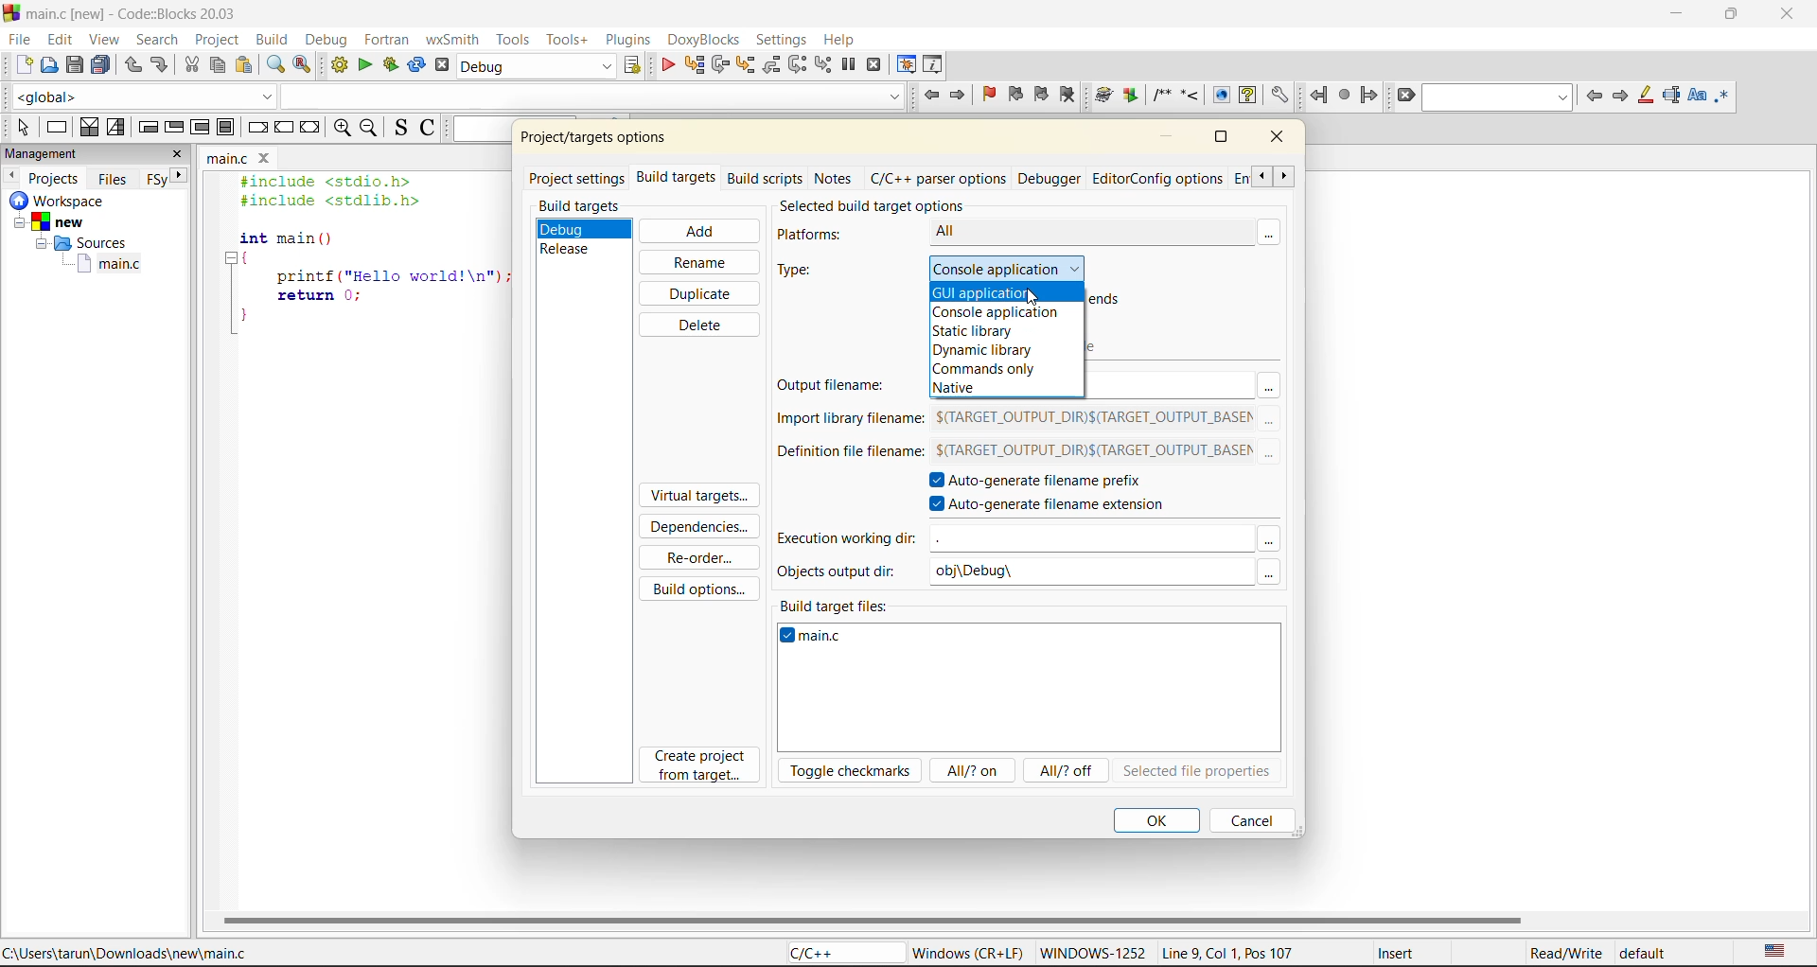 This screenshot has width=1817, height=967. I want to click on redo, so click(163, 66).